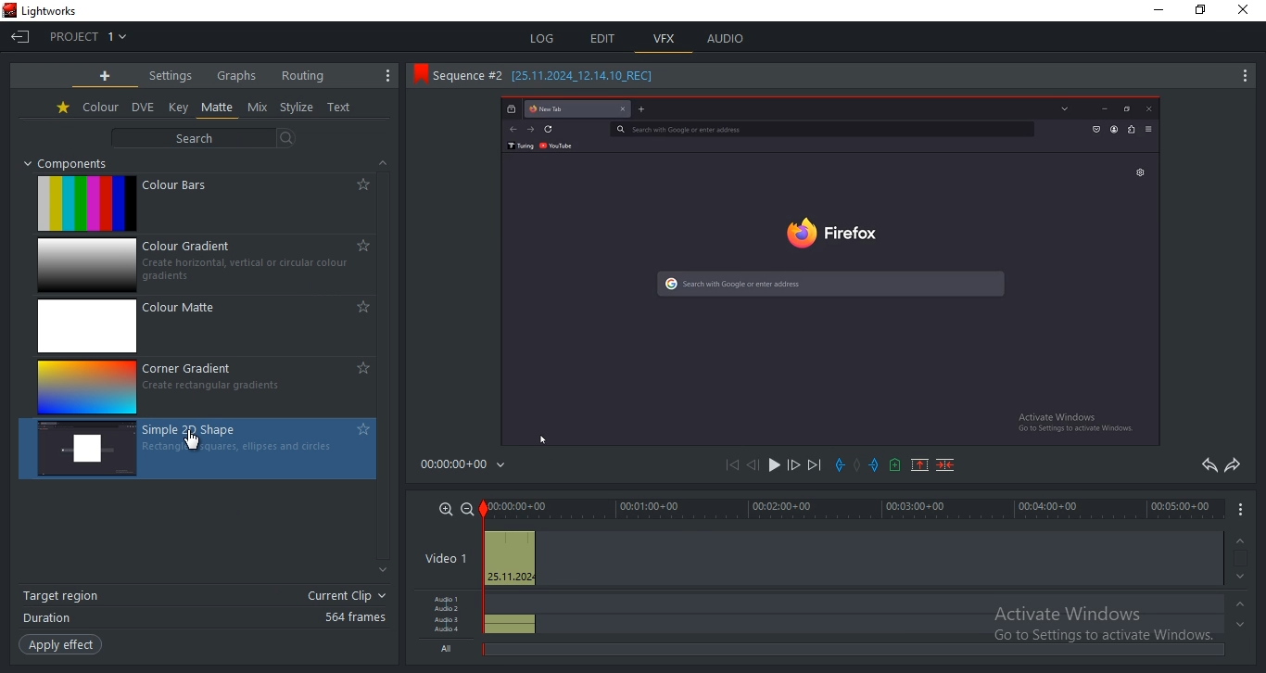 The image size is (1266, 673). Describe the element at coordinates (198, 449) in the screenshot. I see `simple 2d shape` at that location.